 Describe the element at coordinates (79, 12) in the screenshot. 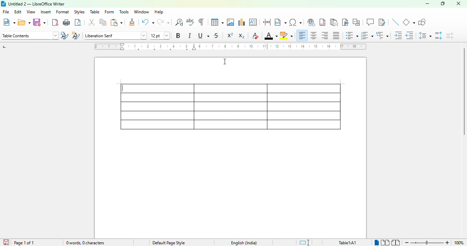

I see `styles` at that location.